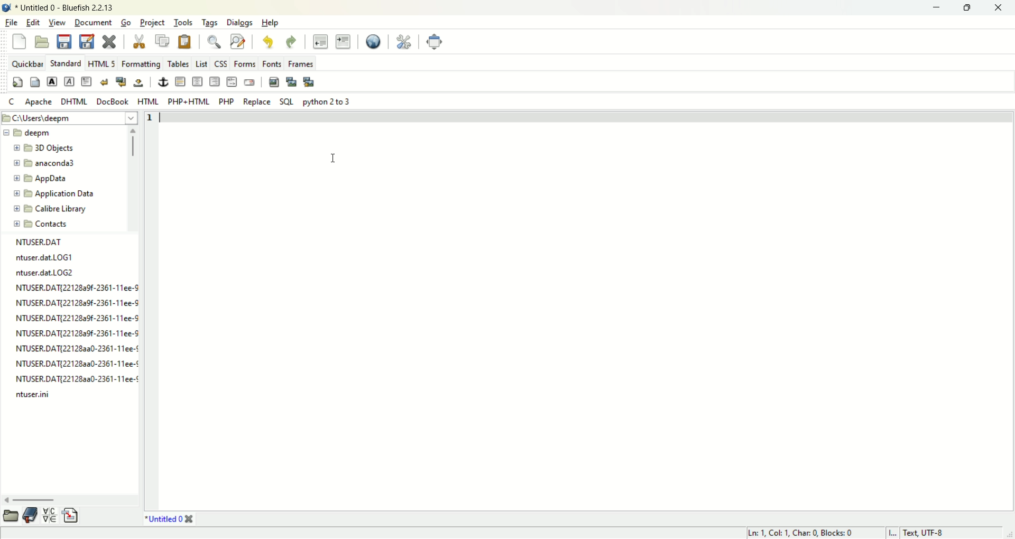  Describe the element at coordinates (66, 62) in the screenshot. I see `STANDARD` at that location.